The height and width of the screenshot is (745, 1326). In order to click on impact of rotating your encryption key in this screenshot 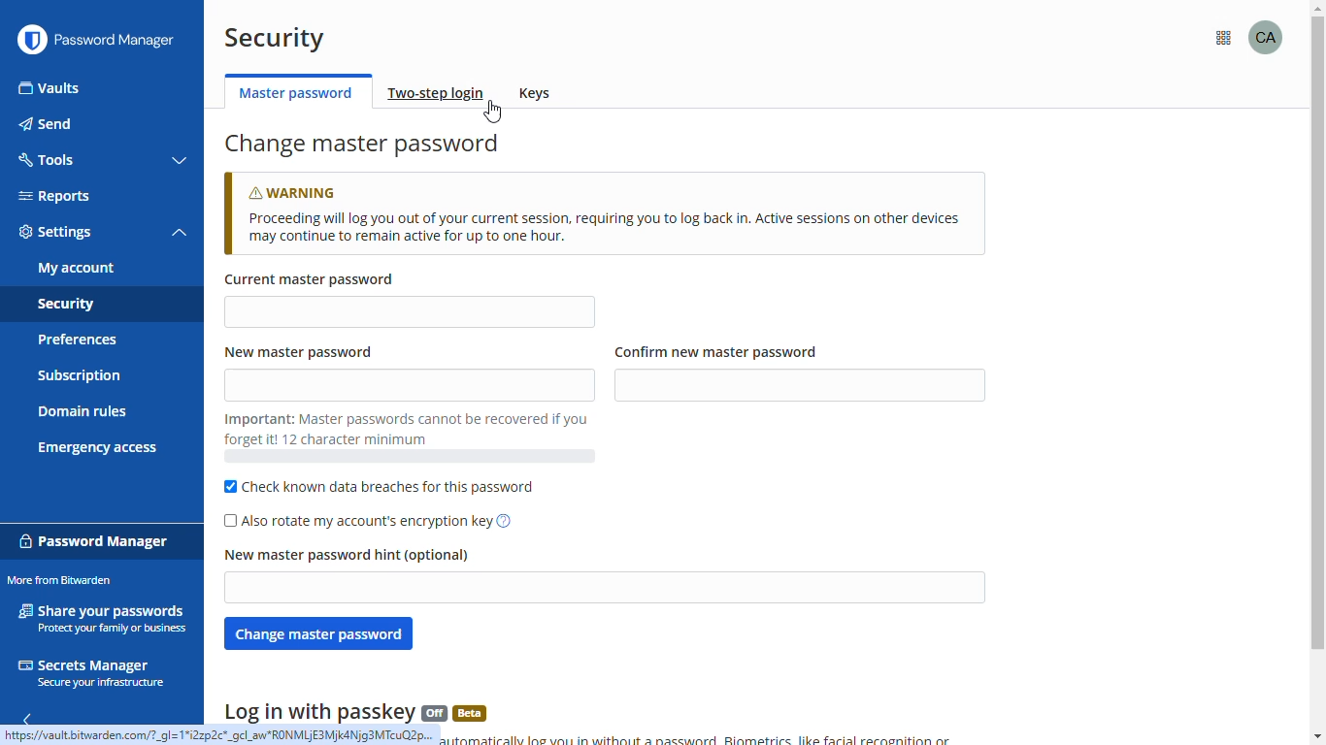, I will do `click(505, 522)`.